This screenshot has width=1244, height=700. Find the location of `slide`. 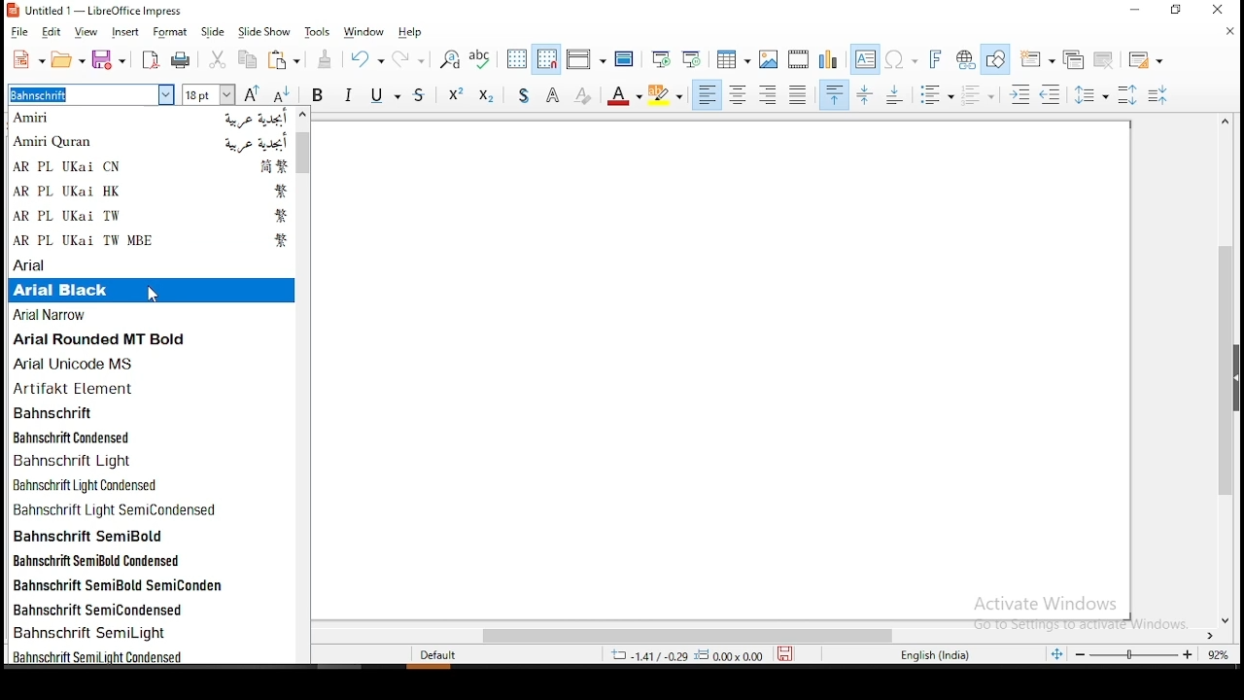

slide is located at coordinates (212, 29).